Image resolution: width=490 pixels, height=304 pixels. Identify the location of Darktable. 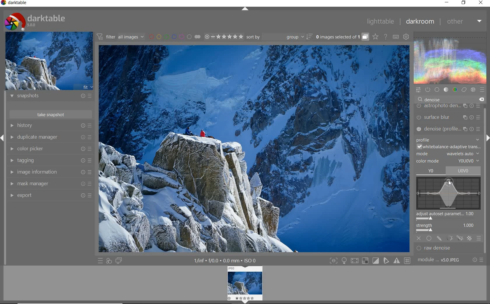
(15, 4).